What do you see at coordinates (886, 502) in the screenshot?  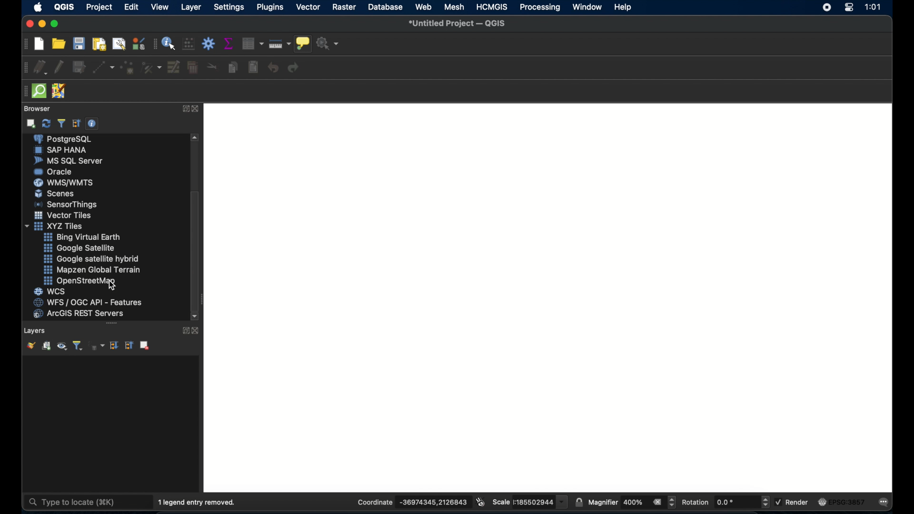 I see `messages` at bounding box center [886, 502].